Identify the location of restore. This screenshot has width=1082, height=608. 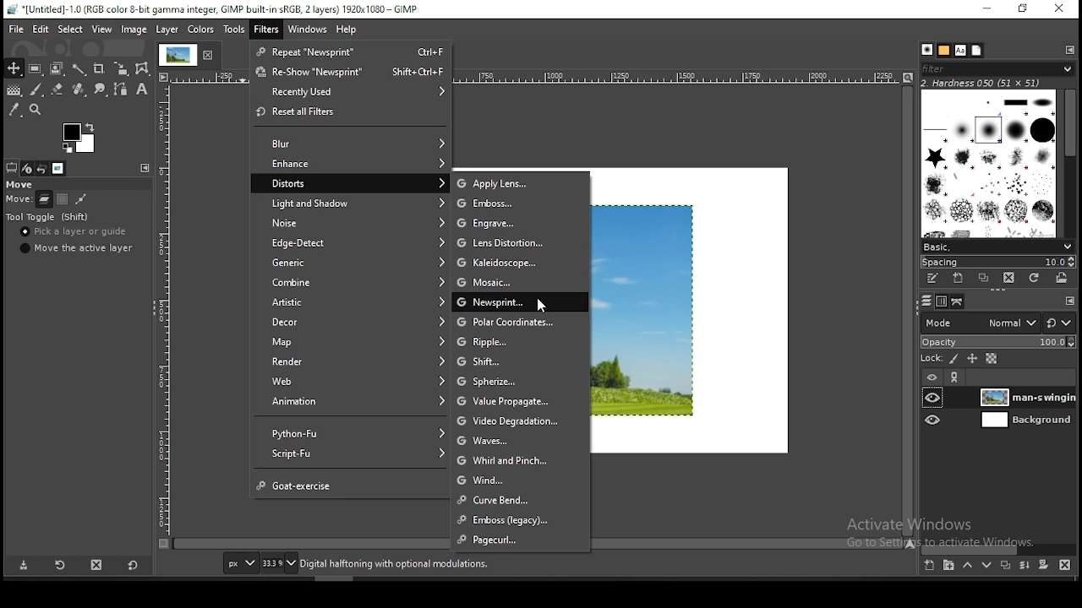
(1025, 9).